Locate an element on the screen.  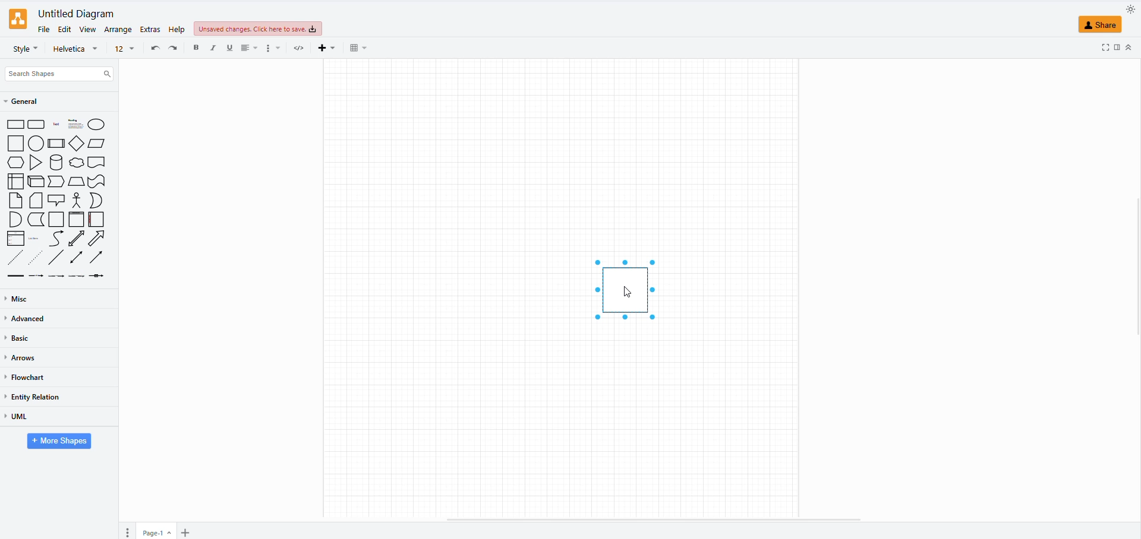
dotted line is located at coordinates (37, 257).